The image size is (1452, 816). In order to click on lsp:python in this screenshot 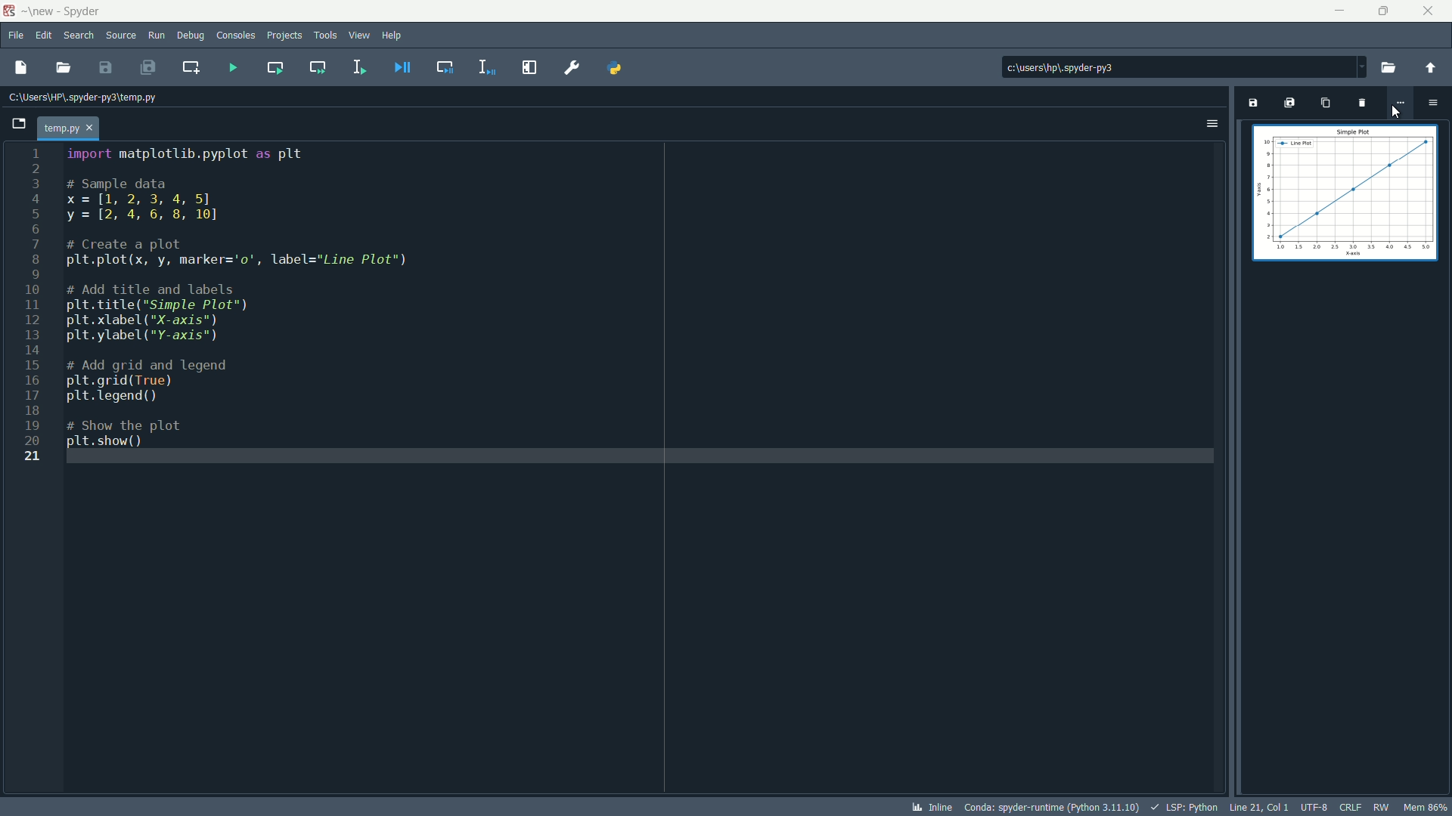, I will do `click(1187, 807)`.